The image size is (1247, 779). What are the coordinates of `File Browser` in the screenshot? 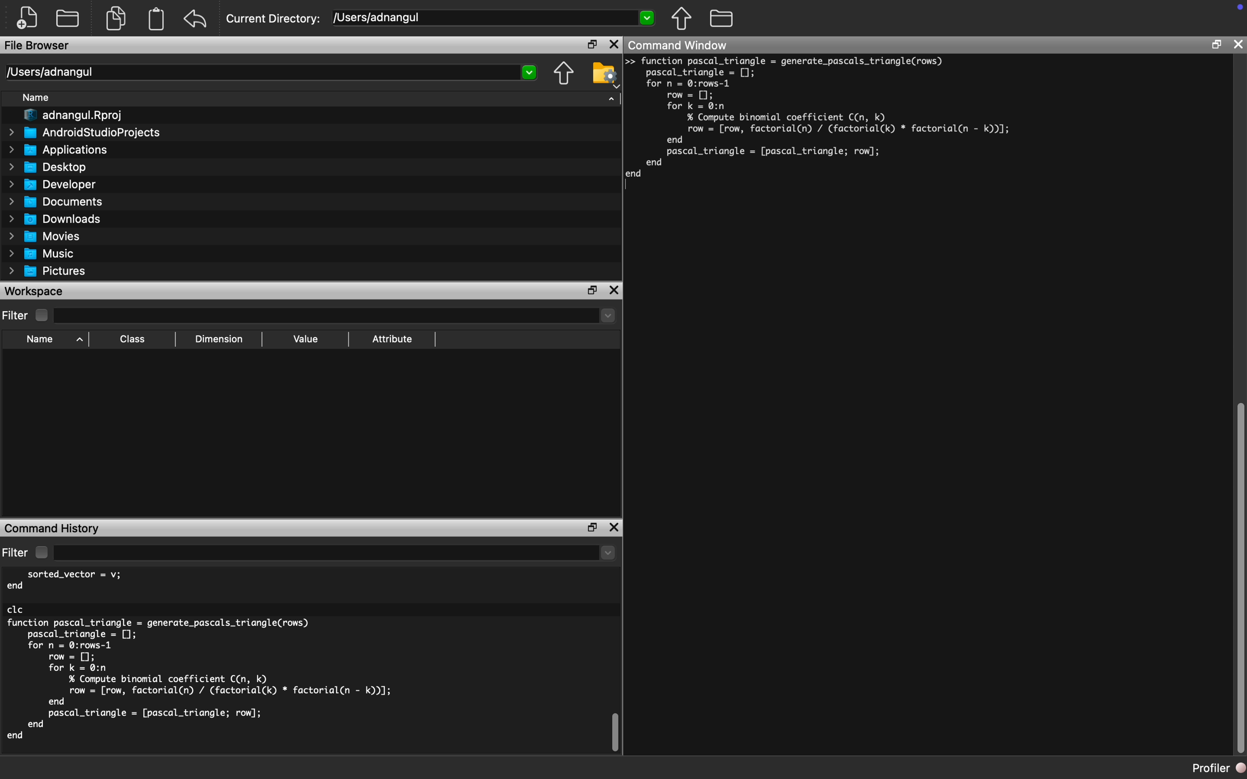 It's located at (40, 46).